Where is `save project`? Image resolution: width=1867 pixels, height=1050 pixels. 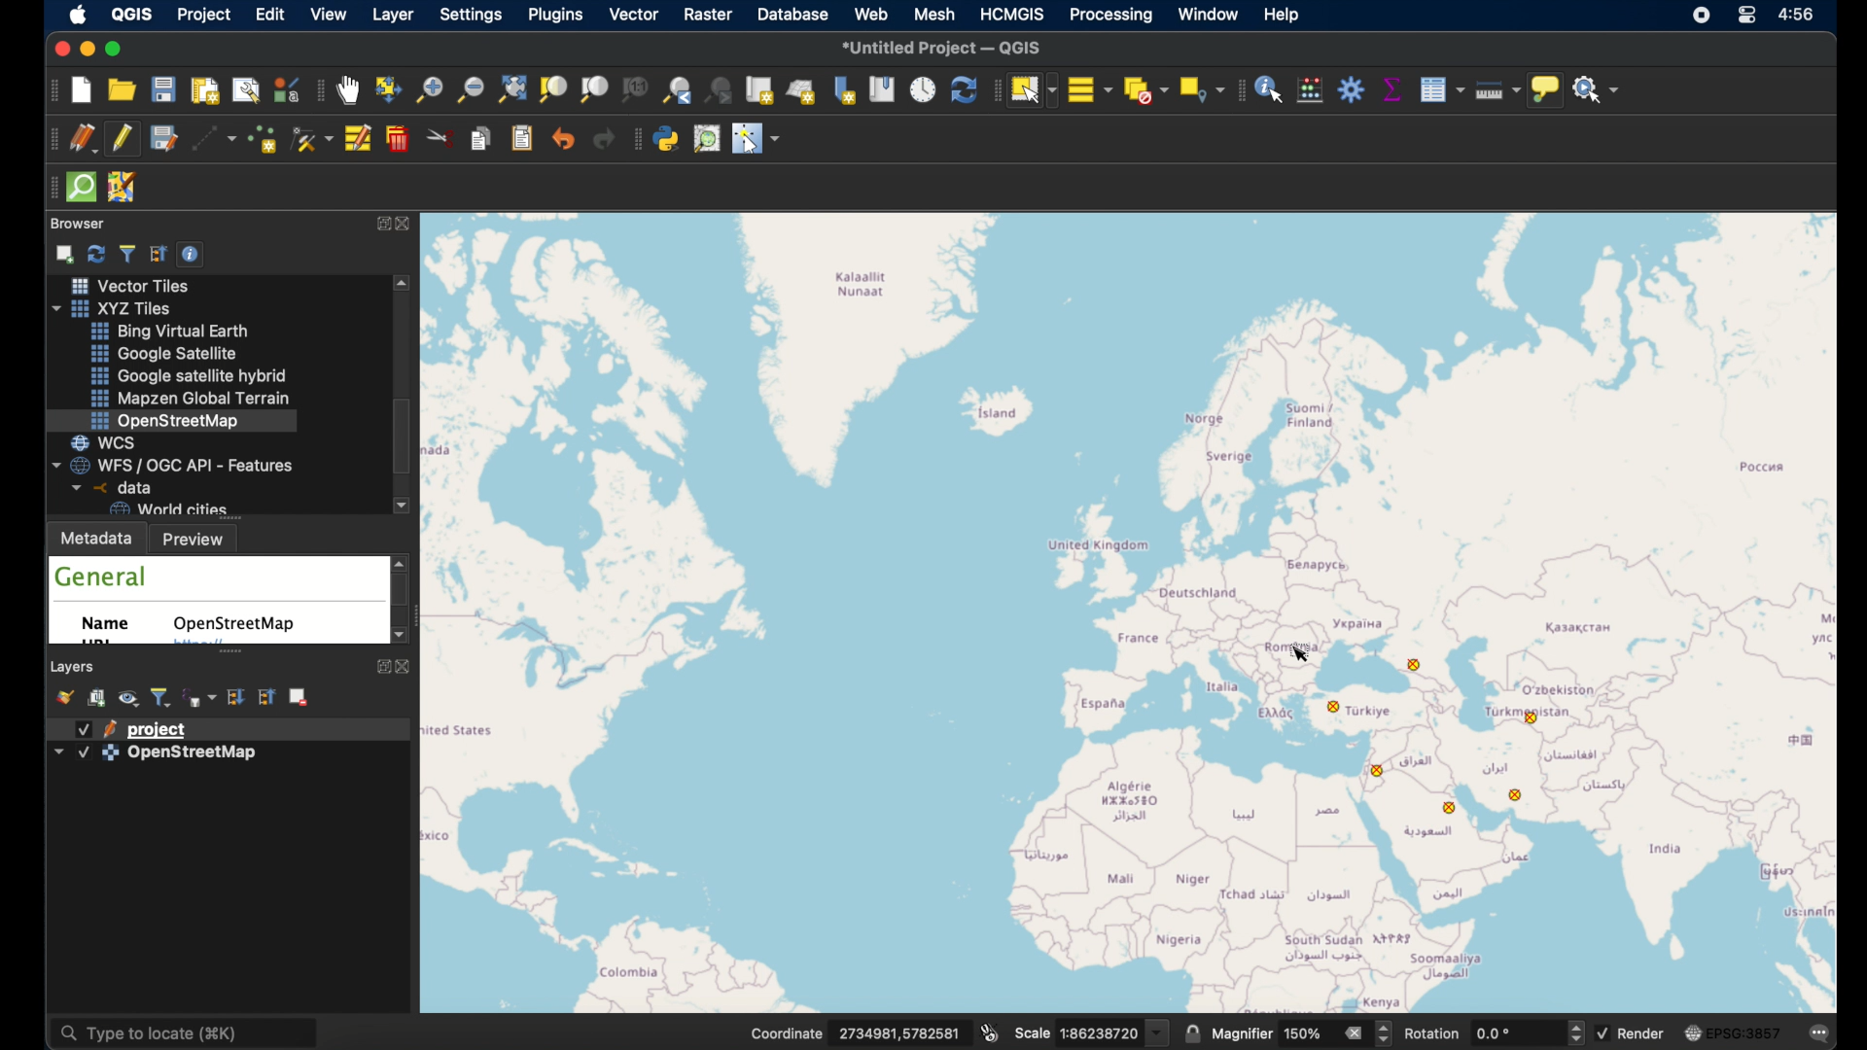 save project is located at coordinates (164, 89).